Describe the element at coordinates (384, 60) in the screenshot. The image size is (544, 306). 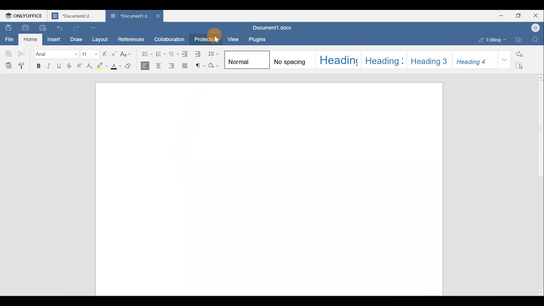
I see `Style 4` at that location.